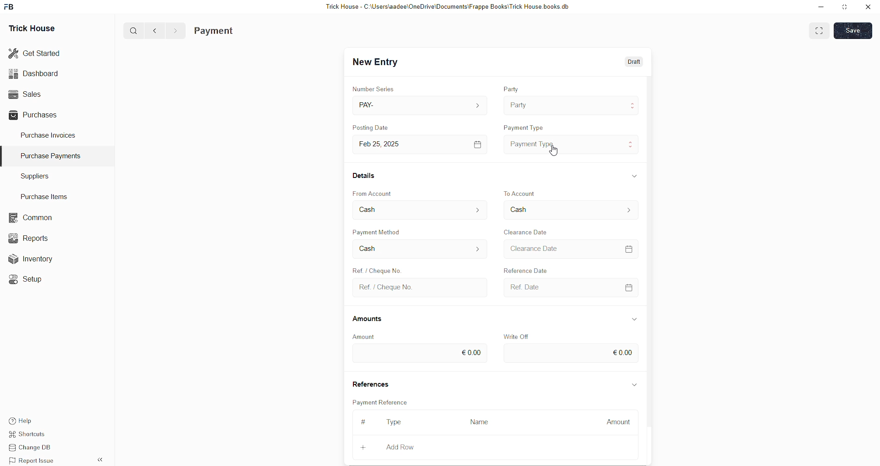  Describe the element at coordinates (386, 287) in the screenshot. I see `Ref. / Cheque No.` at that location.